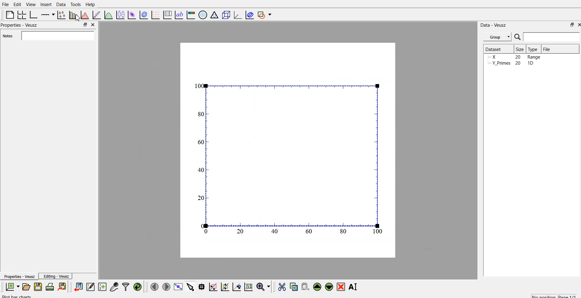 The height and width of the screenshot is (298, 581). What do you see at coordinates (32, 14) in the screenshot?
I see `base graph` at bounding box center [32, 14].